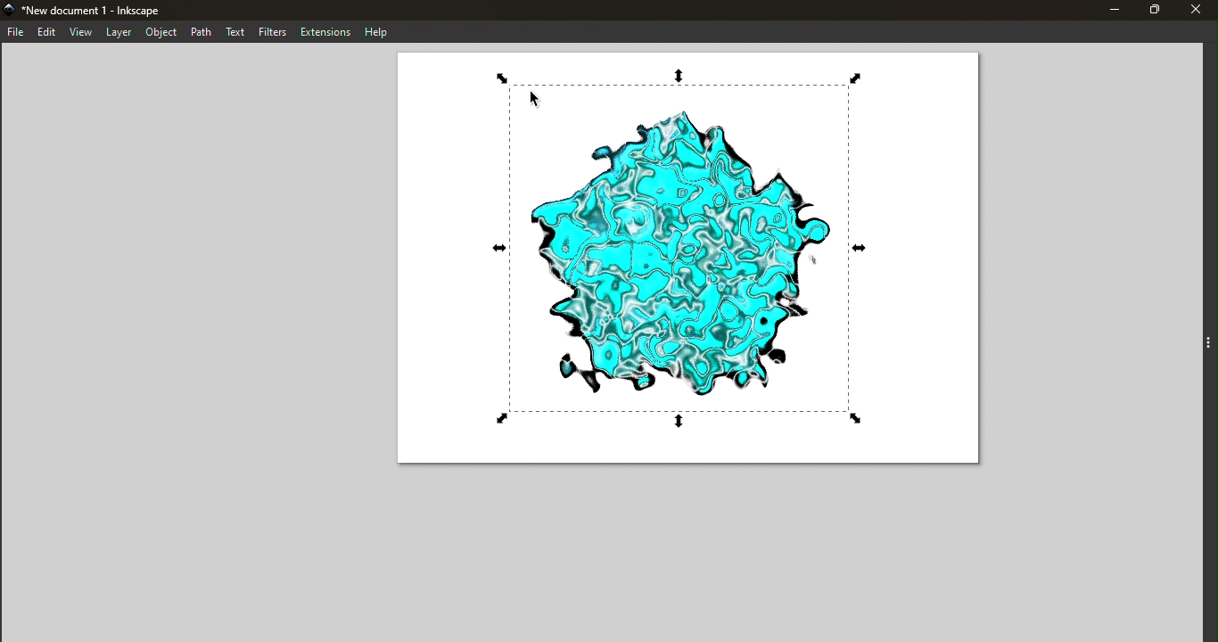 This screenshot has height=642, width=1218. Describe the element at coordinates (201, 31) in the screenshot. I see `Path` at that location.